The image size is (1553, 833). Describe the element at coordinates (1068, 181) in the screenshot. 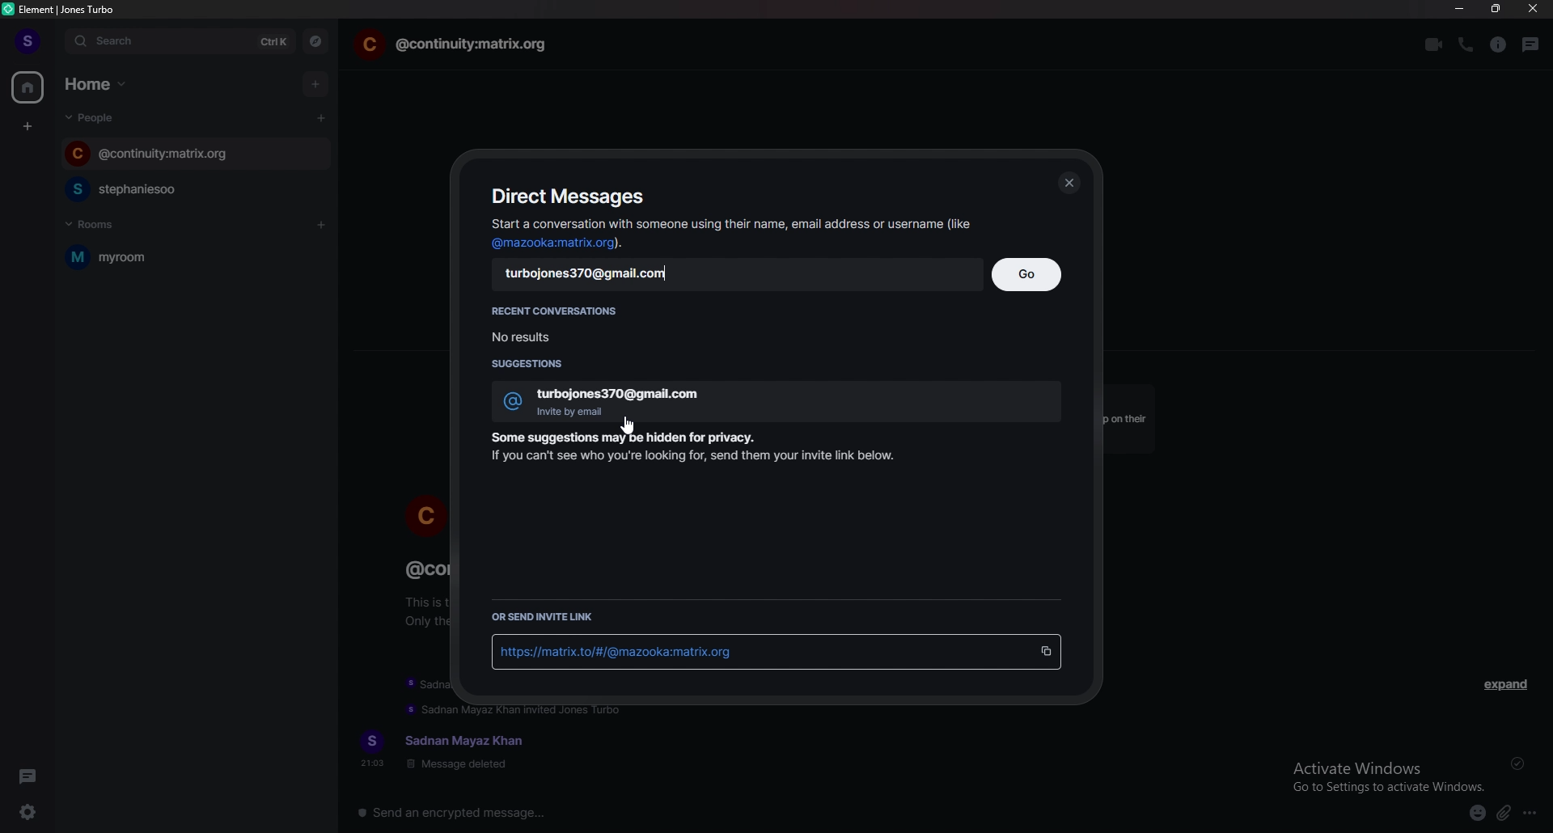

I see `close` at that location.